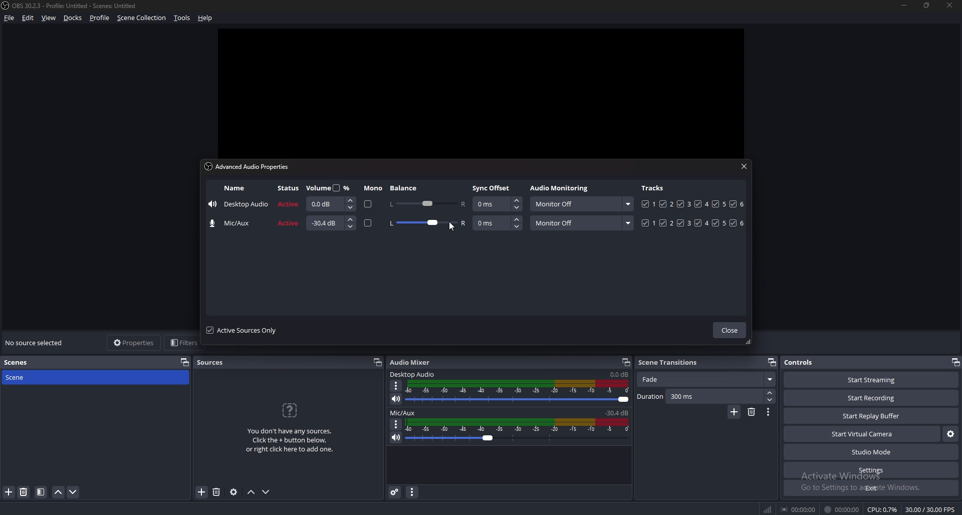 The width and height of the screenshot is (962, 515). Describe the element at coordinates (396, 424) in the screenshot. I see `options` at that location.